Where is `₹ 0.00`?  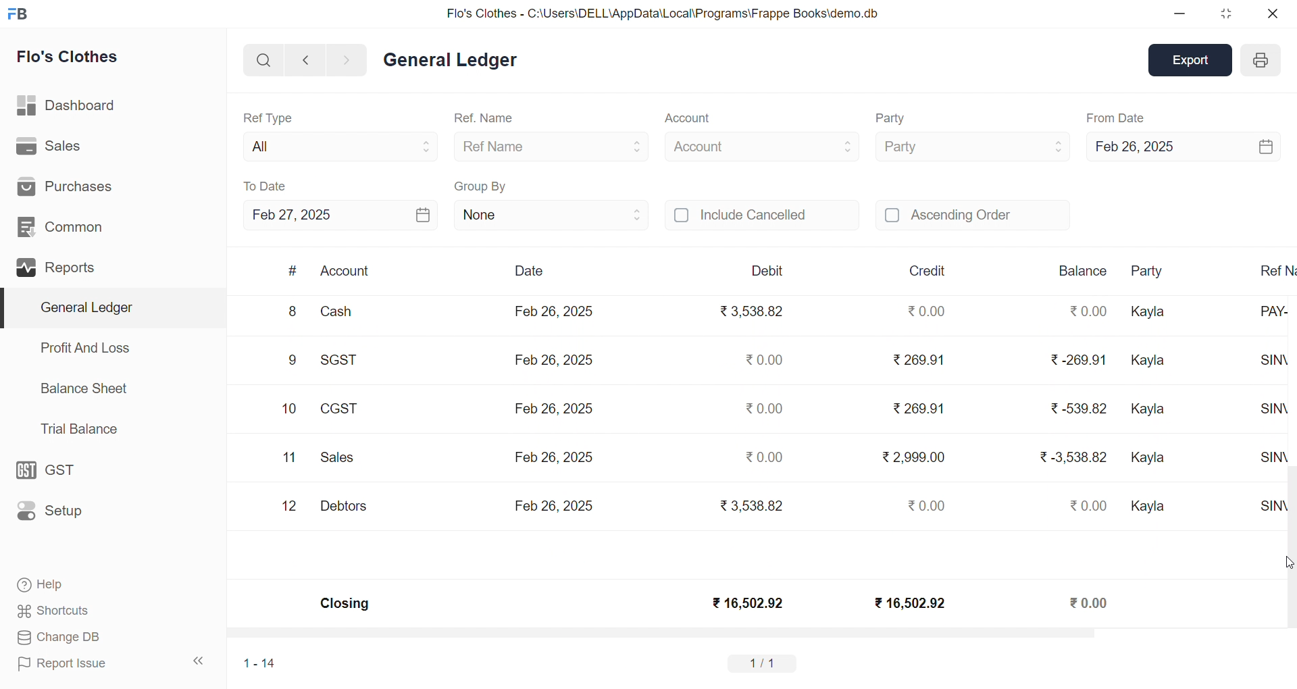
₹ 0.00 is located at coordinates (1086, 311).